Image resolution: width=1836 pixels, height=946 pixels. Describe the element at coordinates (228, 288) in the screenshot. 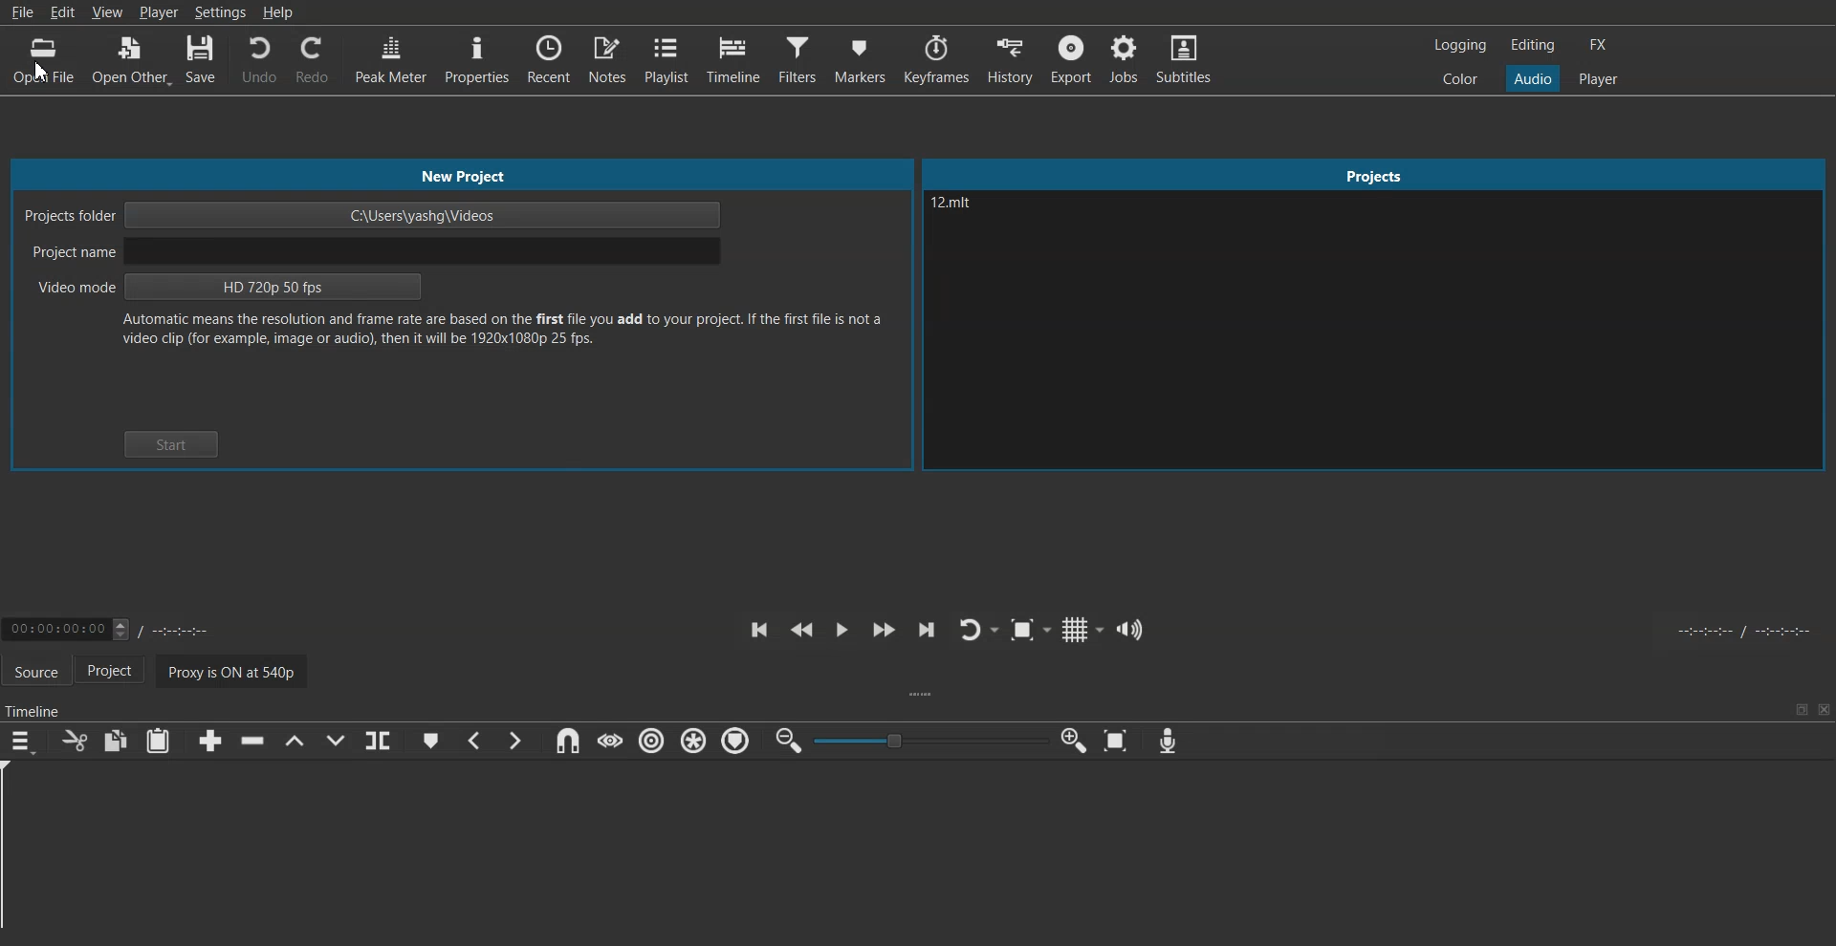

I see `Video mode selector` at that location.